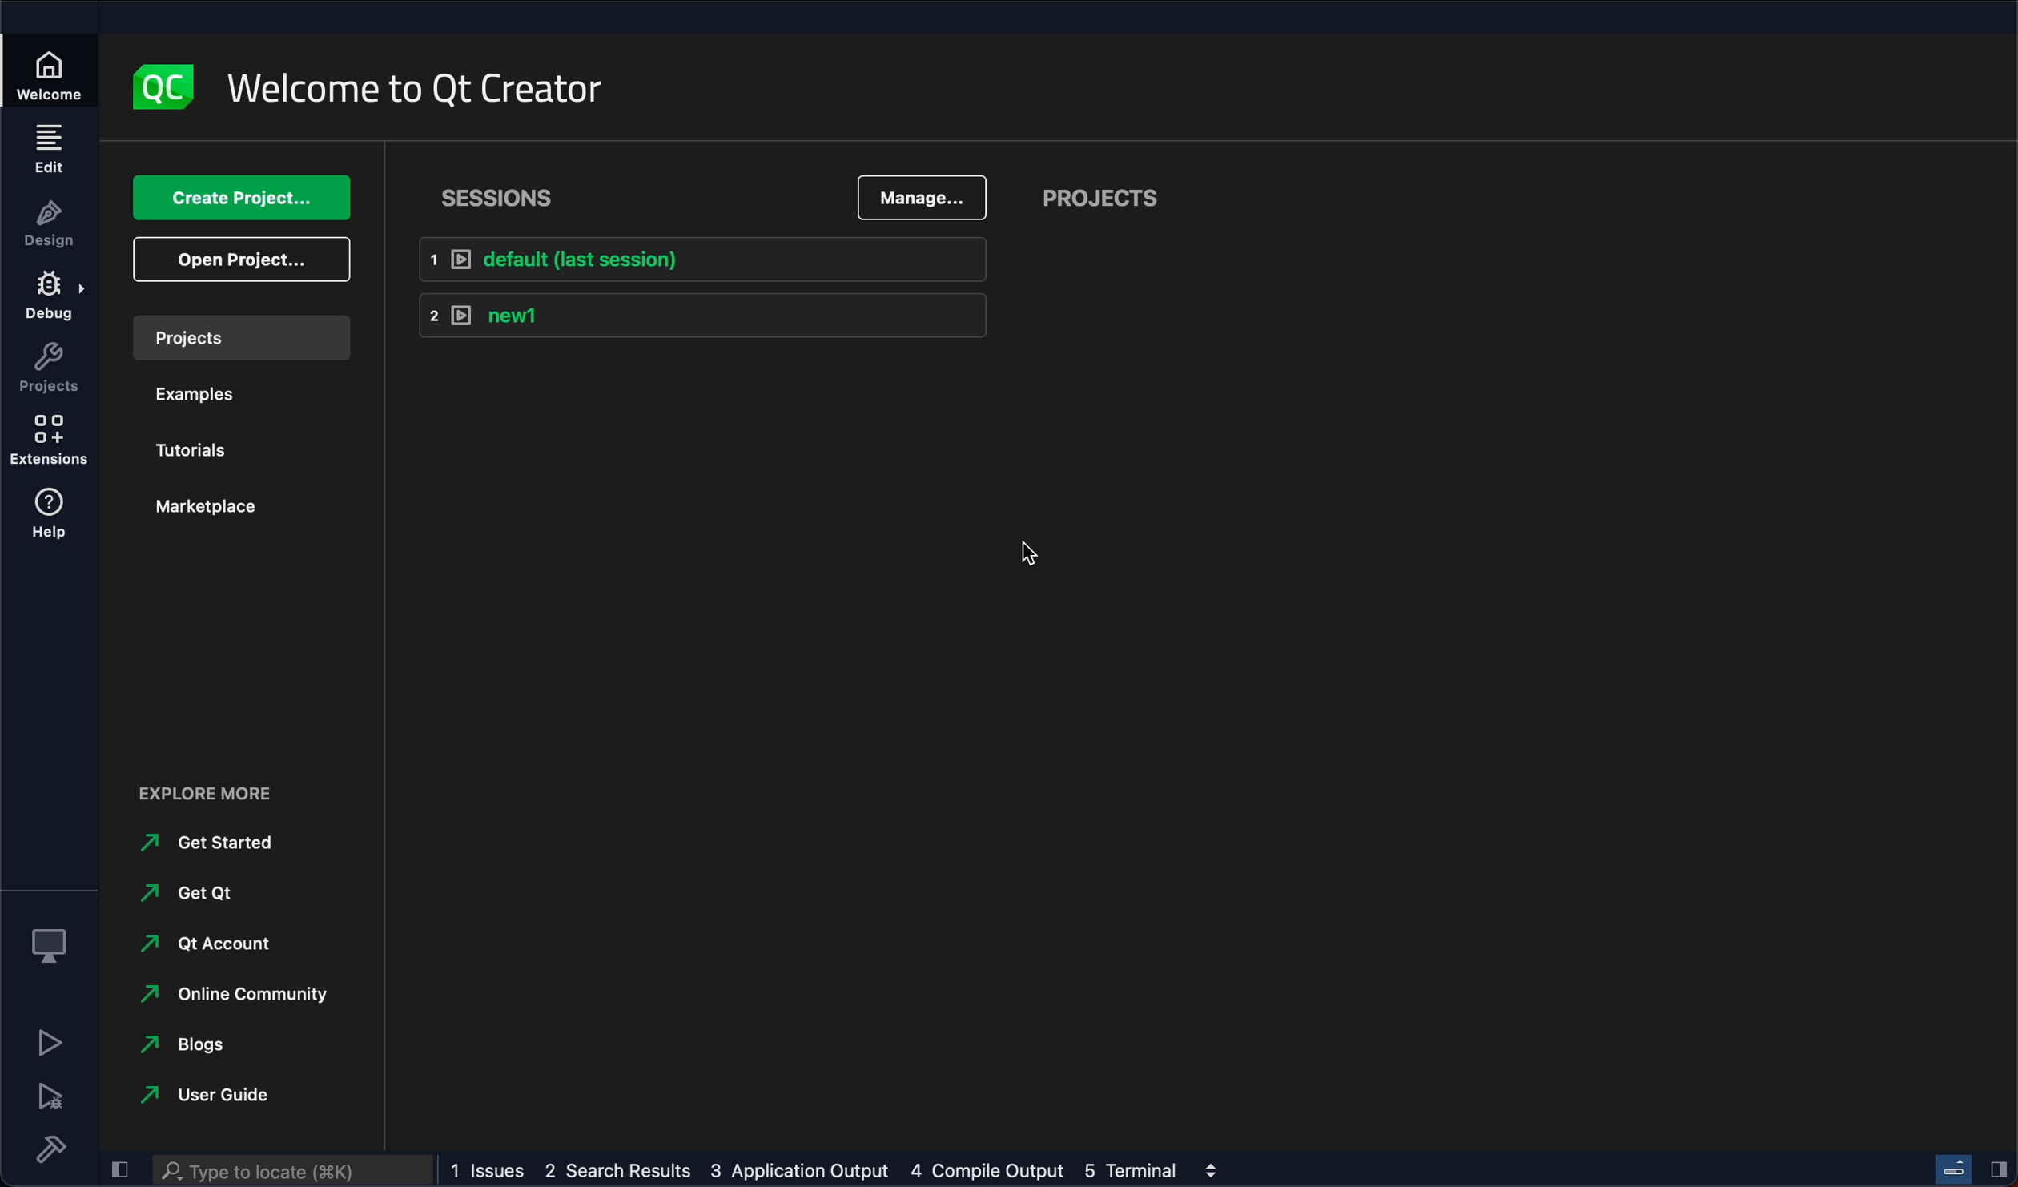 This screenshot has height=1187, width=2018. I want to click on help, so click(54, 521).